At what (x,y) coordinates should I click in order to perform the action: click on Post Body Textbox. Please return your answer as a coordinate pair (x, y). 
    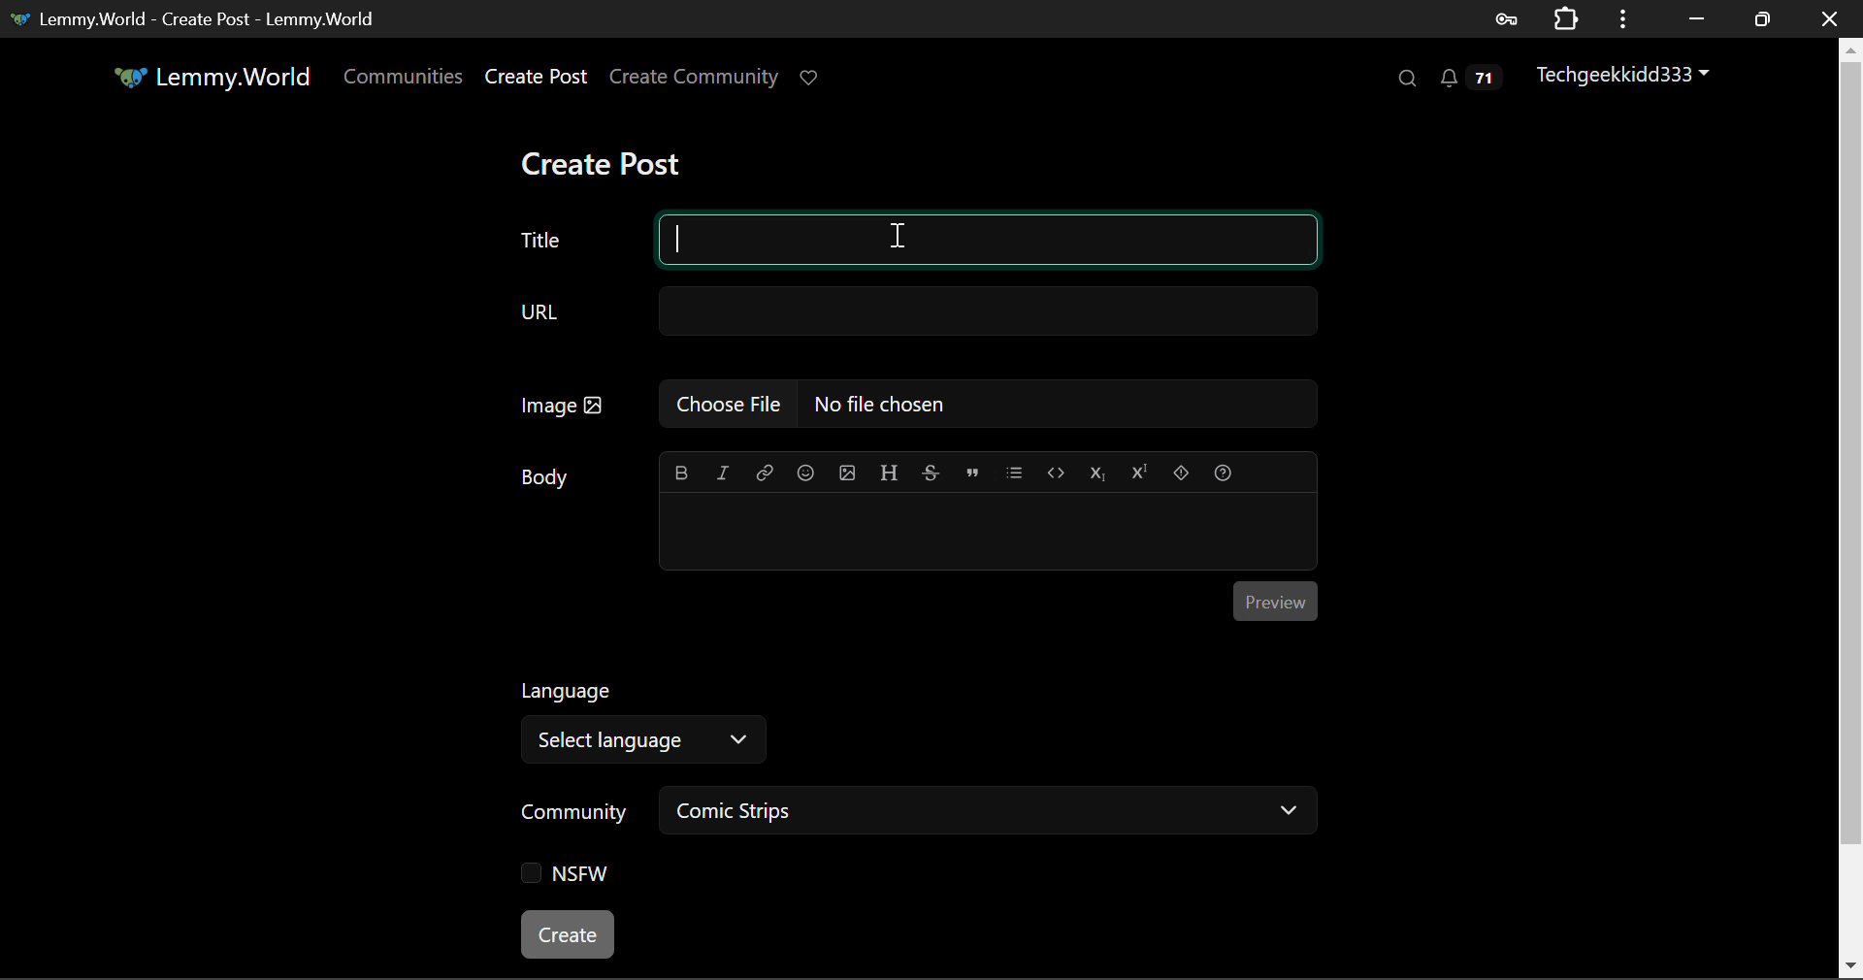
    Looking at the image, I should click on (988, 530).